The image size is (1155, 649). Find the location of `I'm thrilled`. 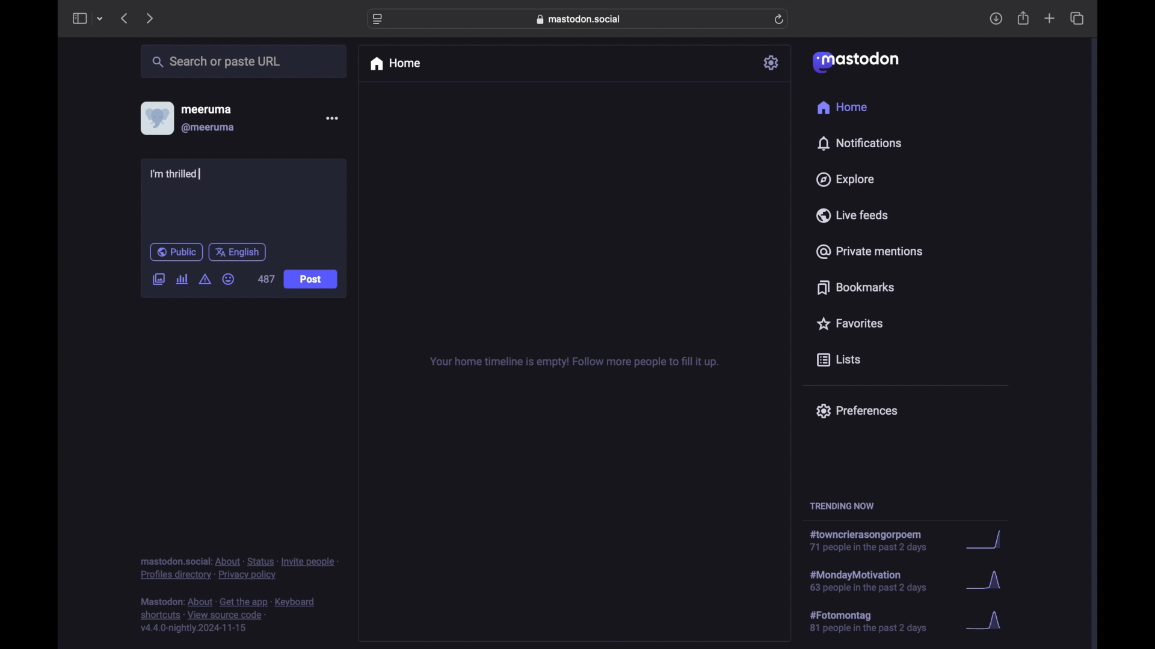

I'm thrilled is located at coordinates (180, 175).